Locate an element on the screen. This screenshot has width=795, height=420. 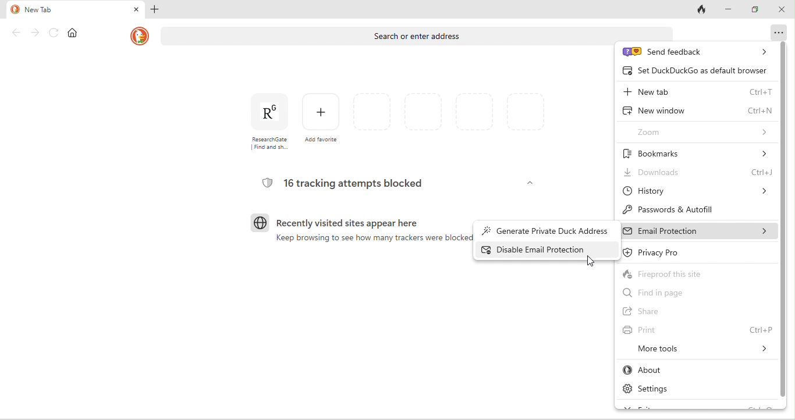
track tab is located at coordinates (700, 10).